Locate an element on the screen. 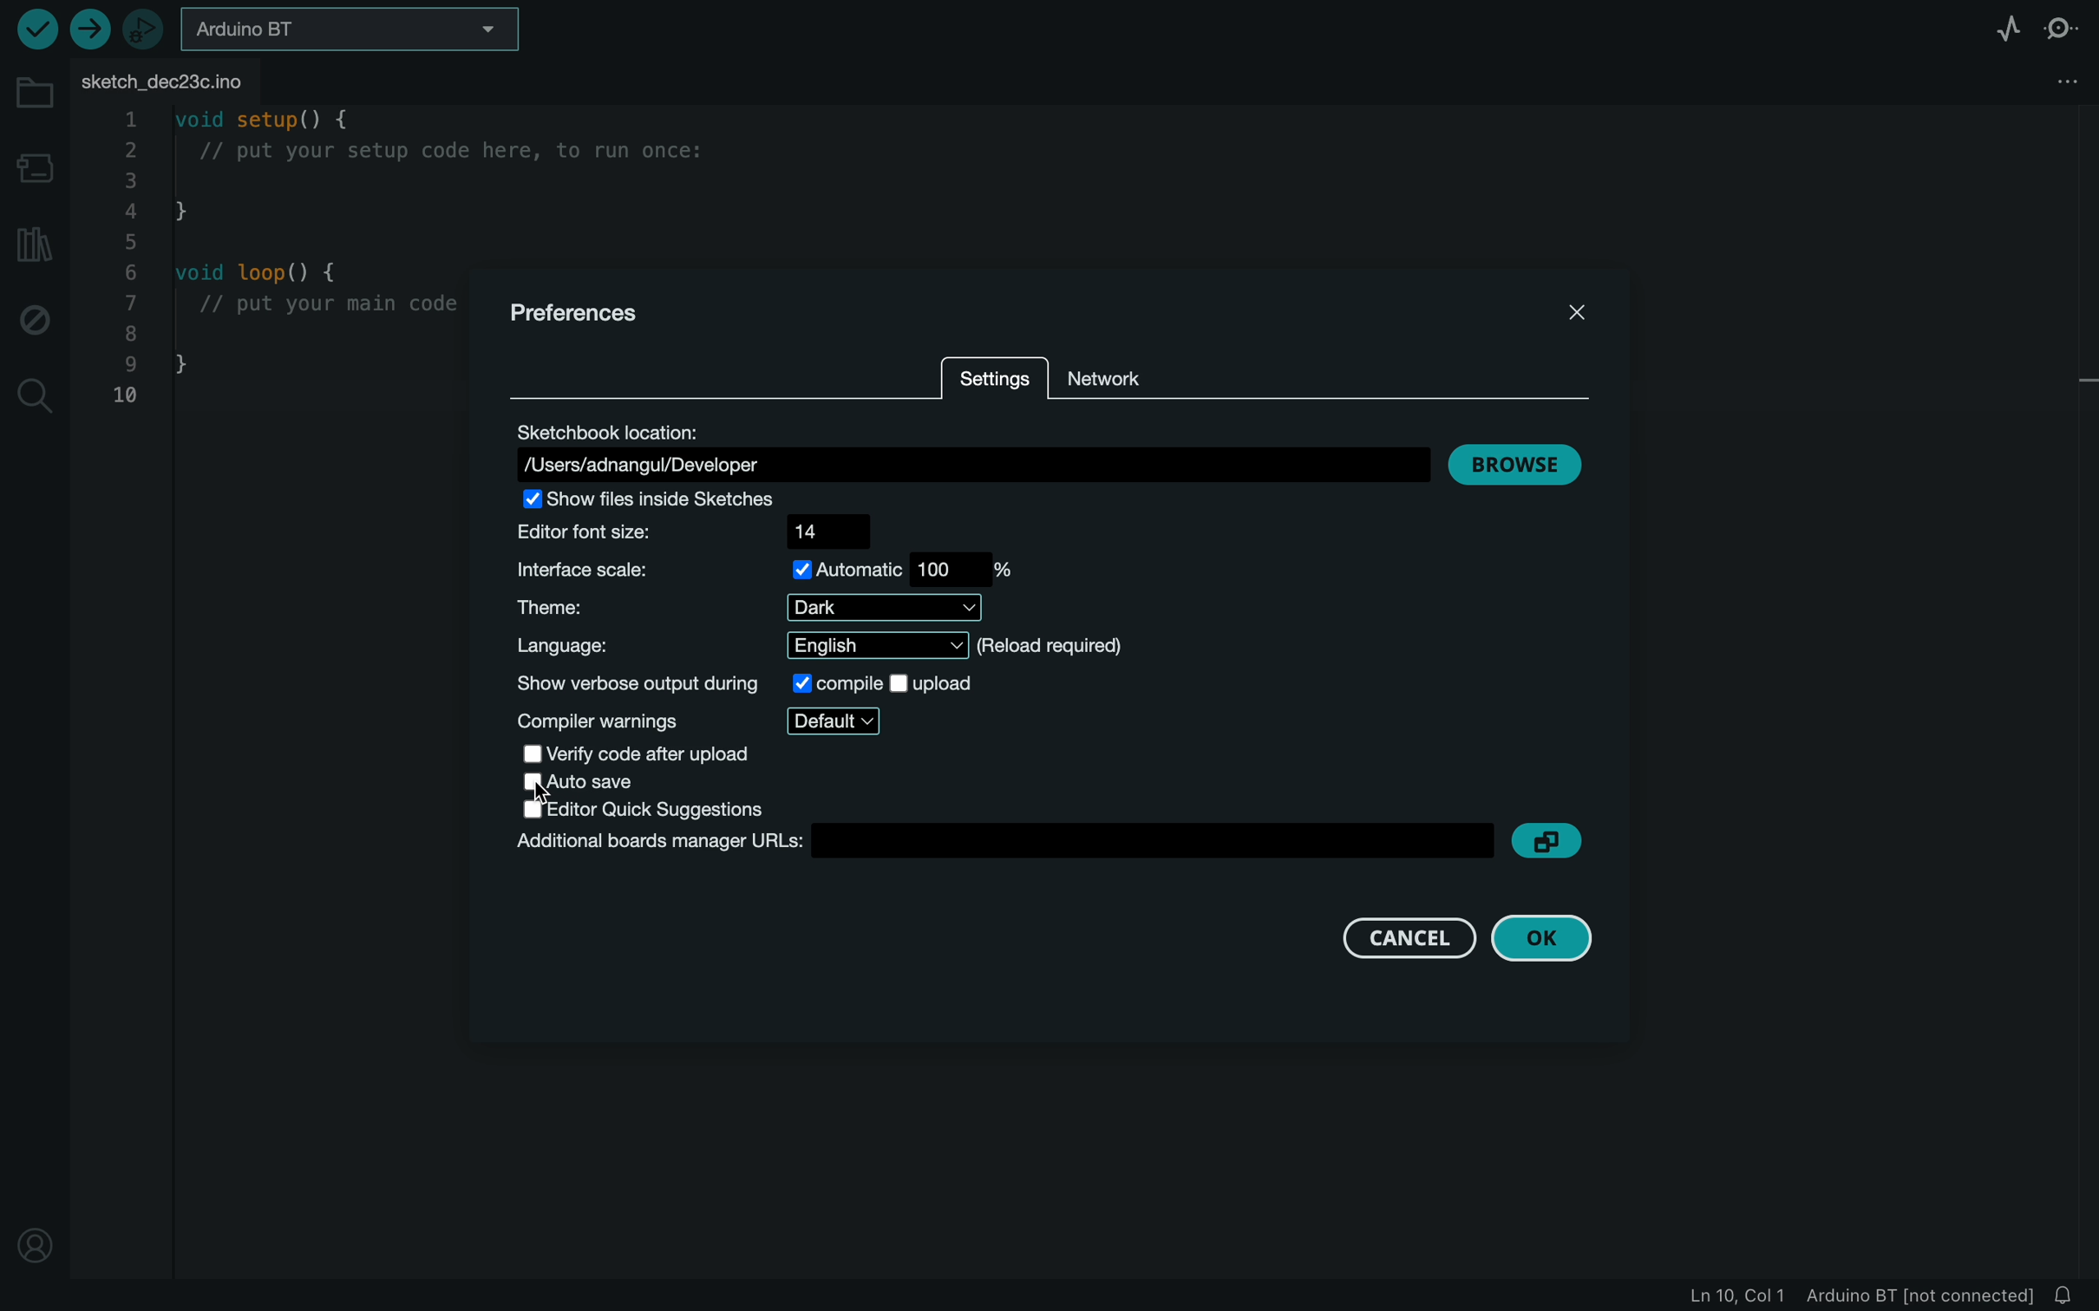 This screenshot has height=1311, width=2099. ok is located at coordinates (1540, 942).